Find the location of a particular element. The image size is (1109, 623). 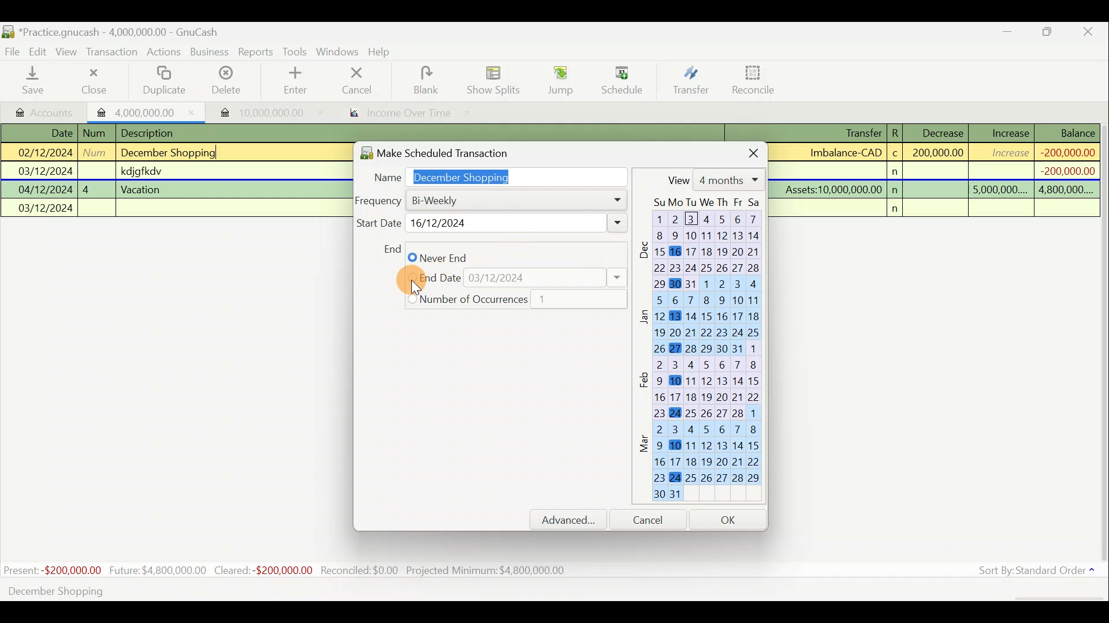

Lines of transactions is located at coordinates (143, 172).